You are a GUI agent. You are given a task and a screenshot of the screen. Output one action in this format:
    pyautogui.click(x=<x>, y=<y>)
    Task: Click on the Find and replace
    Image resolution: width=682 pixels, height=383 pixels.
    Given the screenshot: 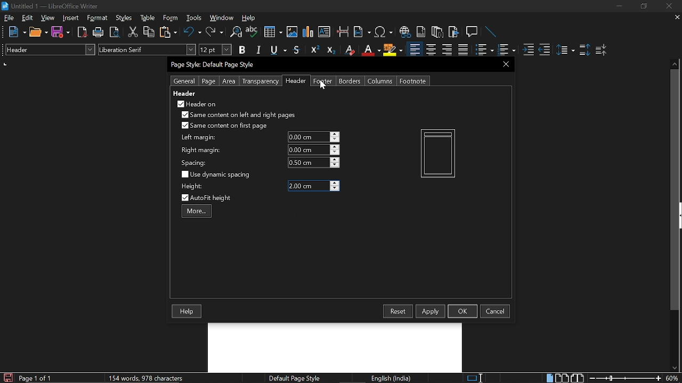 What is the action you would take?
    pyautogui.click(x=235, y=32)
    